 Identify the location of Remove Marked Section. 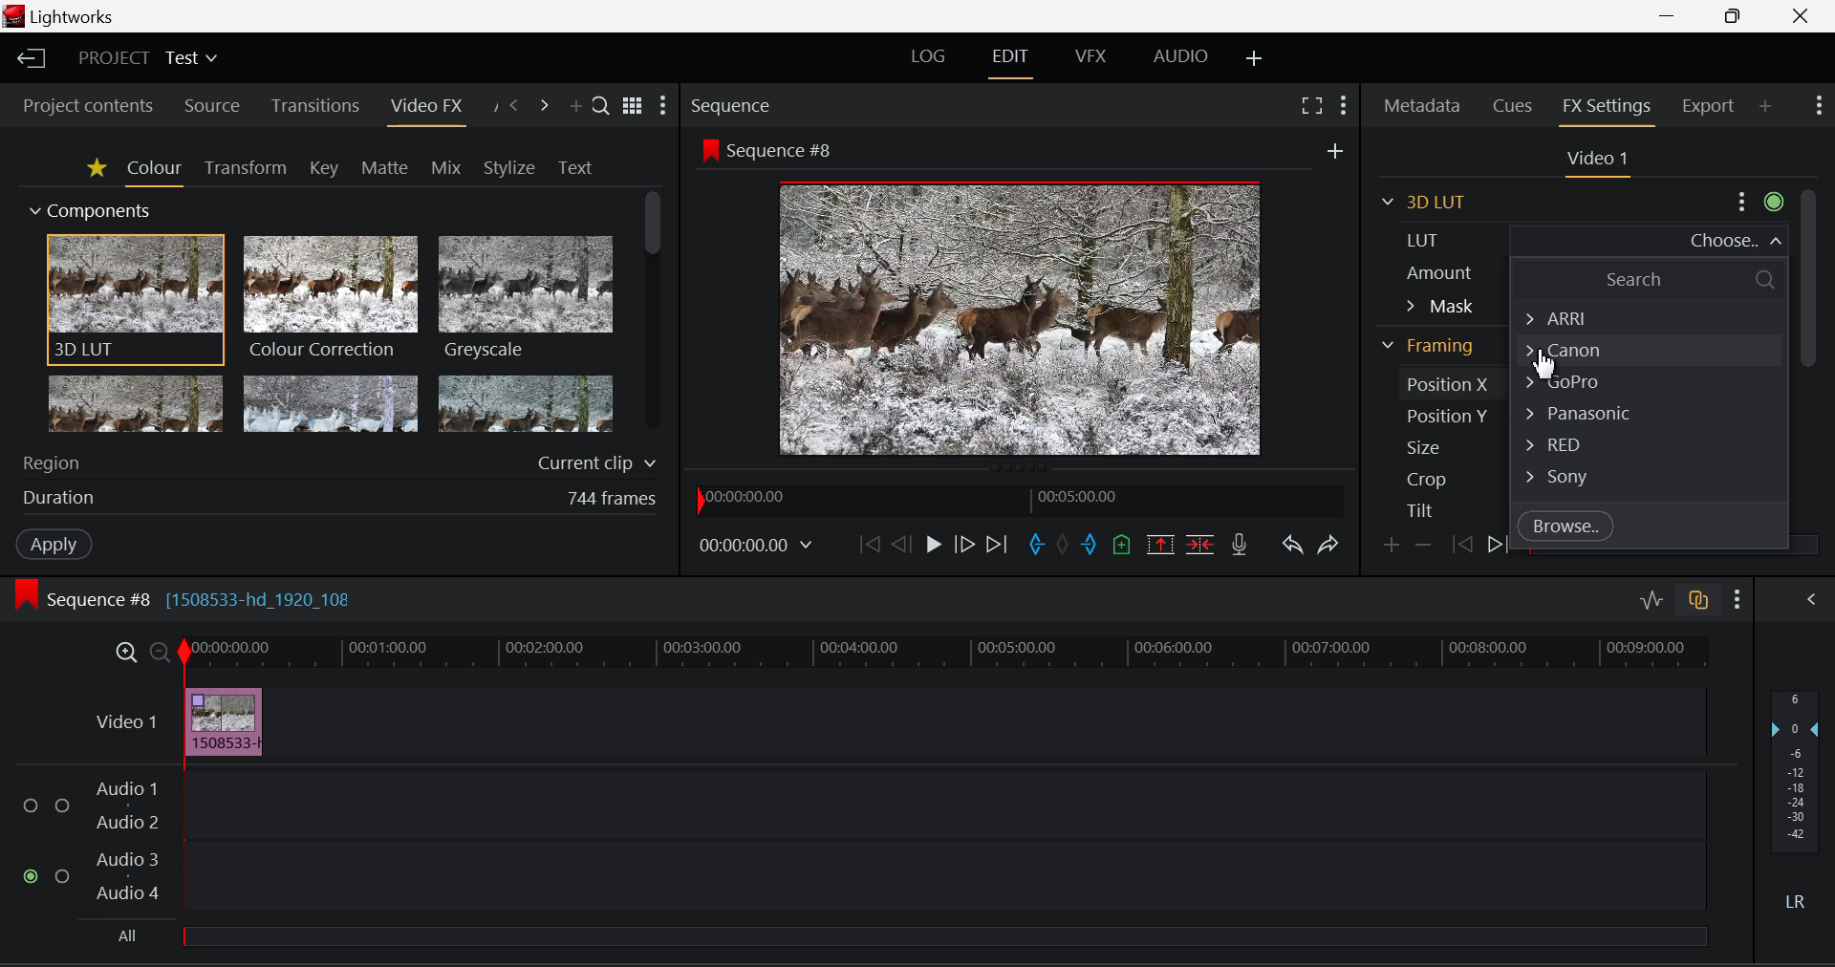
(1158, 544).